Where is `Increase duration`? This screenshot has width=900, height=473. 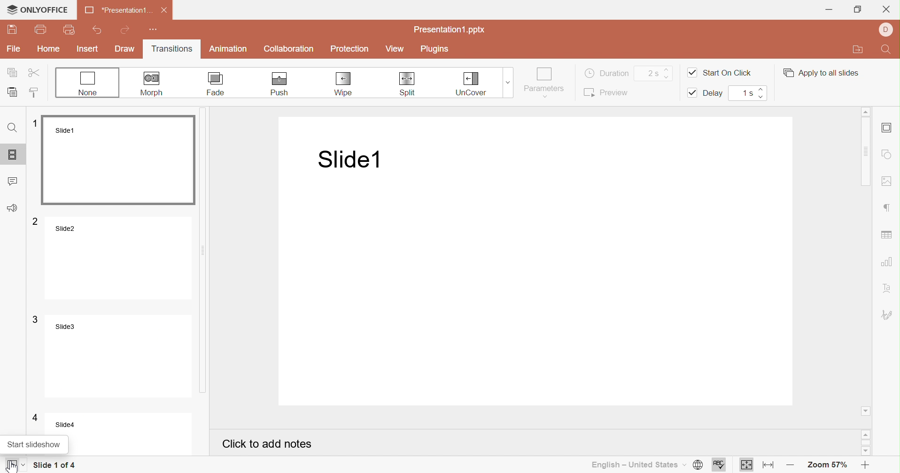
Increase duration is located at coordinates (667, 67).